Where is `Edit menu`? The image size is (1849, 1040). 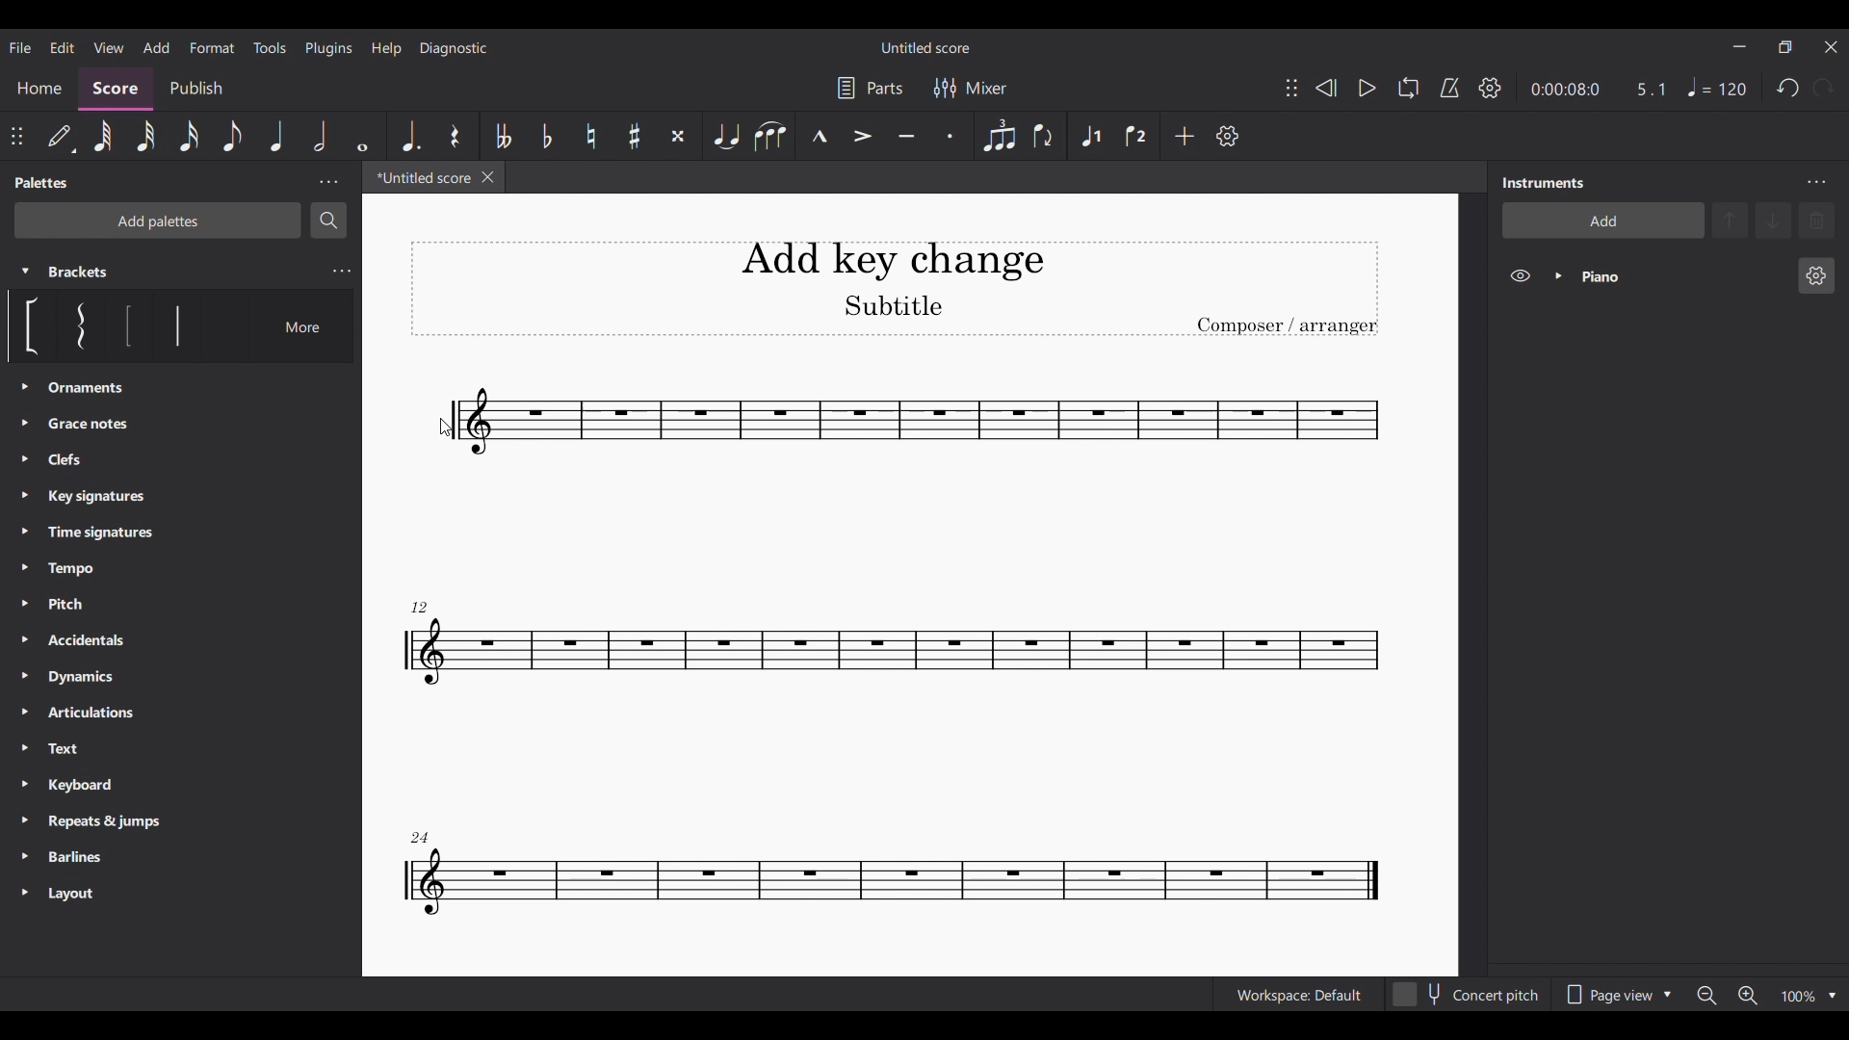
Edit menu is located at coordinates (63, 48).